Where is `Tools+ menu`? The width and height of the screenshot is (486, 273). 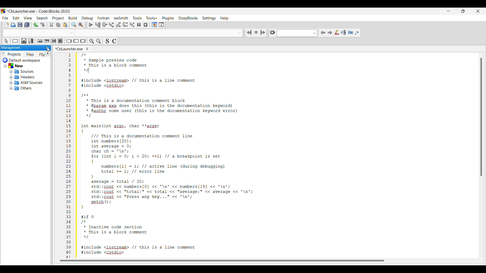 Tools+ menu is located at coordinates (152, 18).